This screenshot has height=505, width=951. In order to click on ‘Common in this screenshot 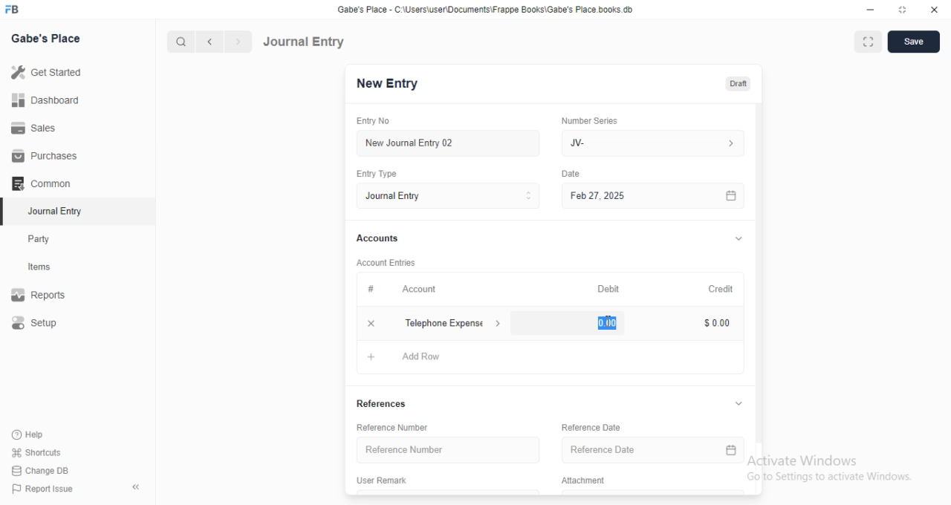, I will do `click(42, 183)`.